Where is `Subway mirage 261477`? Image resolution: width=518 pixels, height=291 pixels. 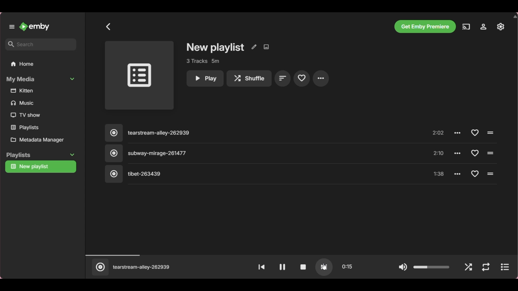 Subway mirage 261477 is located at coordinates (149, 153).